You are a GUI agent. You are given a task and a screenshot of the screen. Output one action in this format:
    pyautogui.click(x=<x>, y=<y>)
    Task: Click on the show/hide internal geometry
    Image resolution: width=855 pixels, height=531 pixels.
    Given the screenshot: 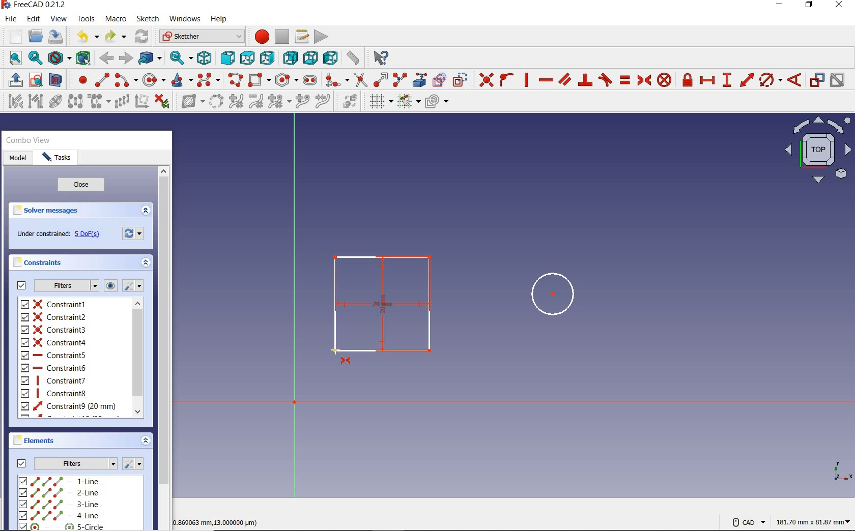 What is the action you would take?
    pyautogui.click(x=55, y=103)
    